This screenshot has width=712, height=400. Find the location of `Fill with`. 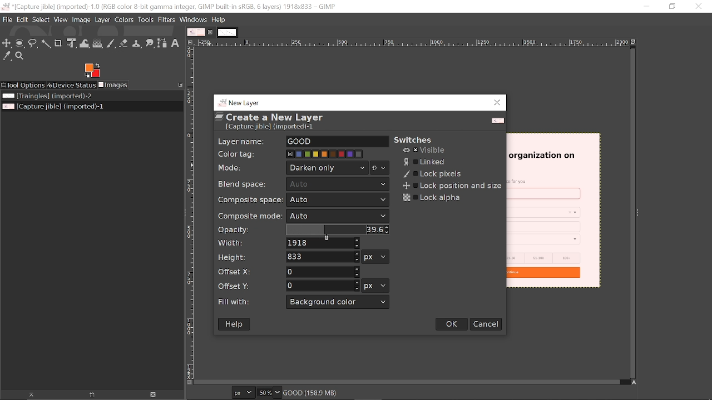

Fill with is located at coordinates (338, 302).